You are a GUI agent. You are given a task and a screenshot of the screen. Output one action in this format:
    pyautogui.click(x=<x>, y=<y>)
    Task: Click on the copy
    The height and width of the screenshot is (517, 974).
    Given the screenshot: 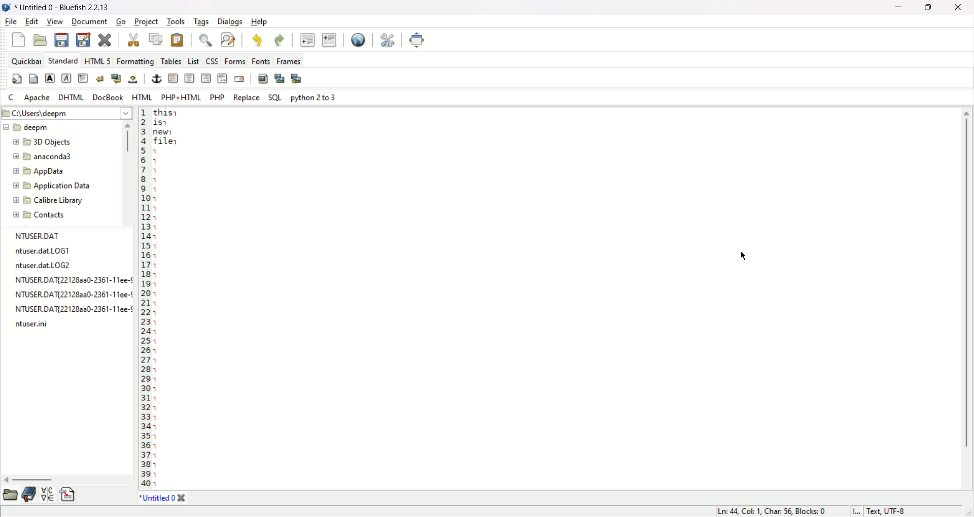 What is the action you would take?
    pyautogui.click(x=157, y=40)
    